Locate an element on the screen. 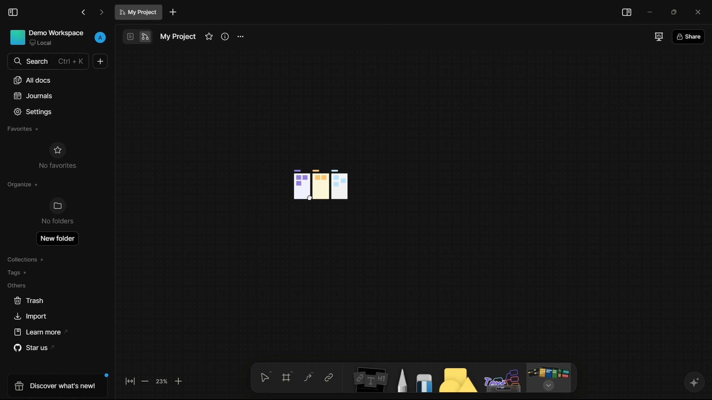 The width and height of the screenshot is (712, 400). new document is located at coordinates (100, 61).